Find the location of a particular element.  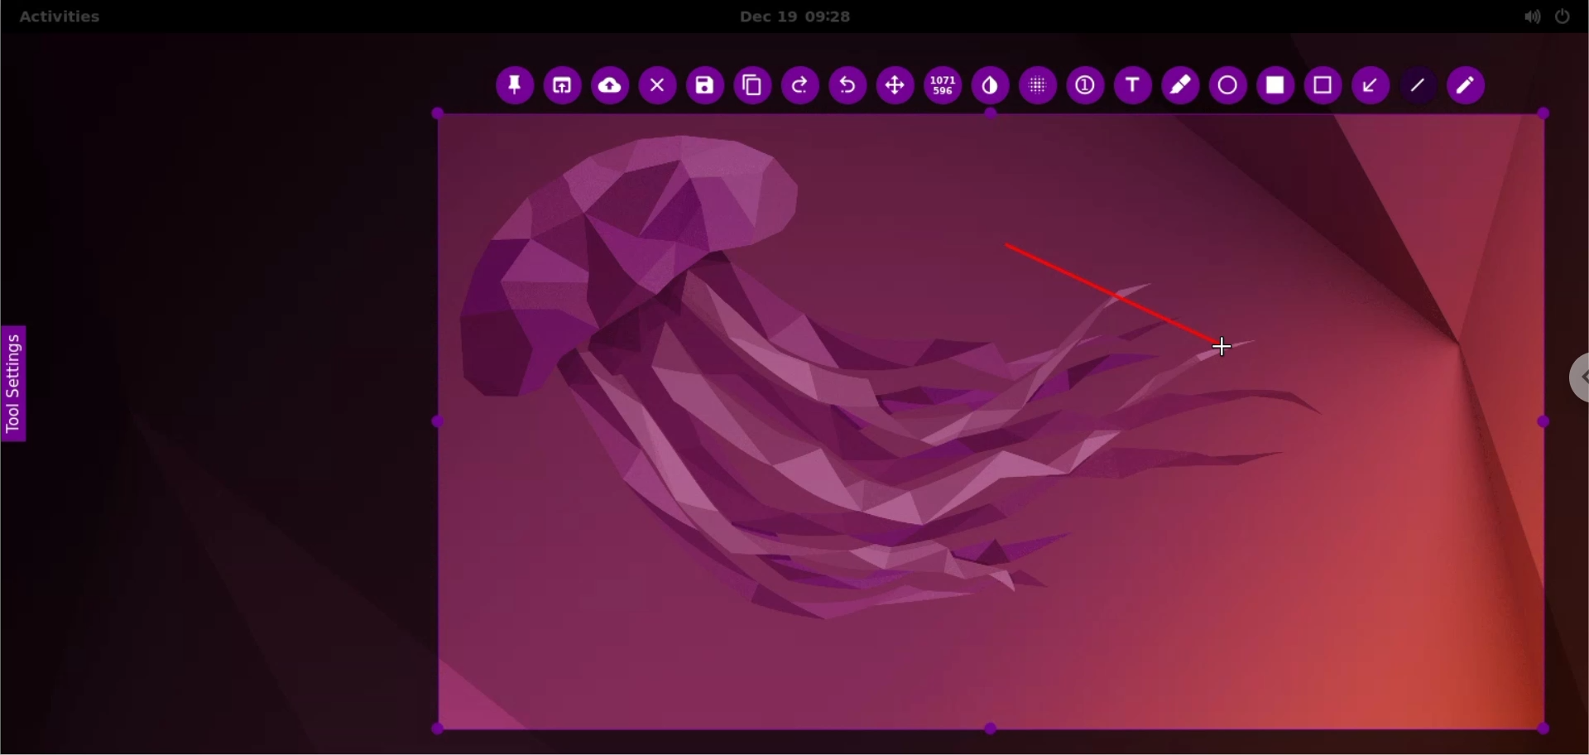

text is located at coordinates (1129, 85).